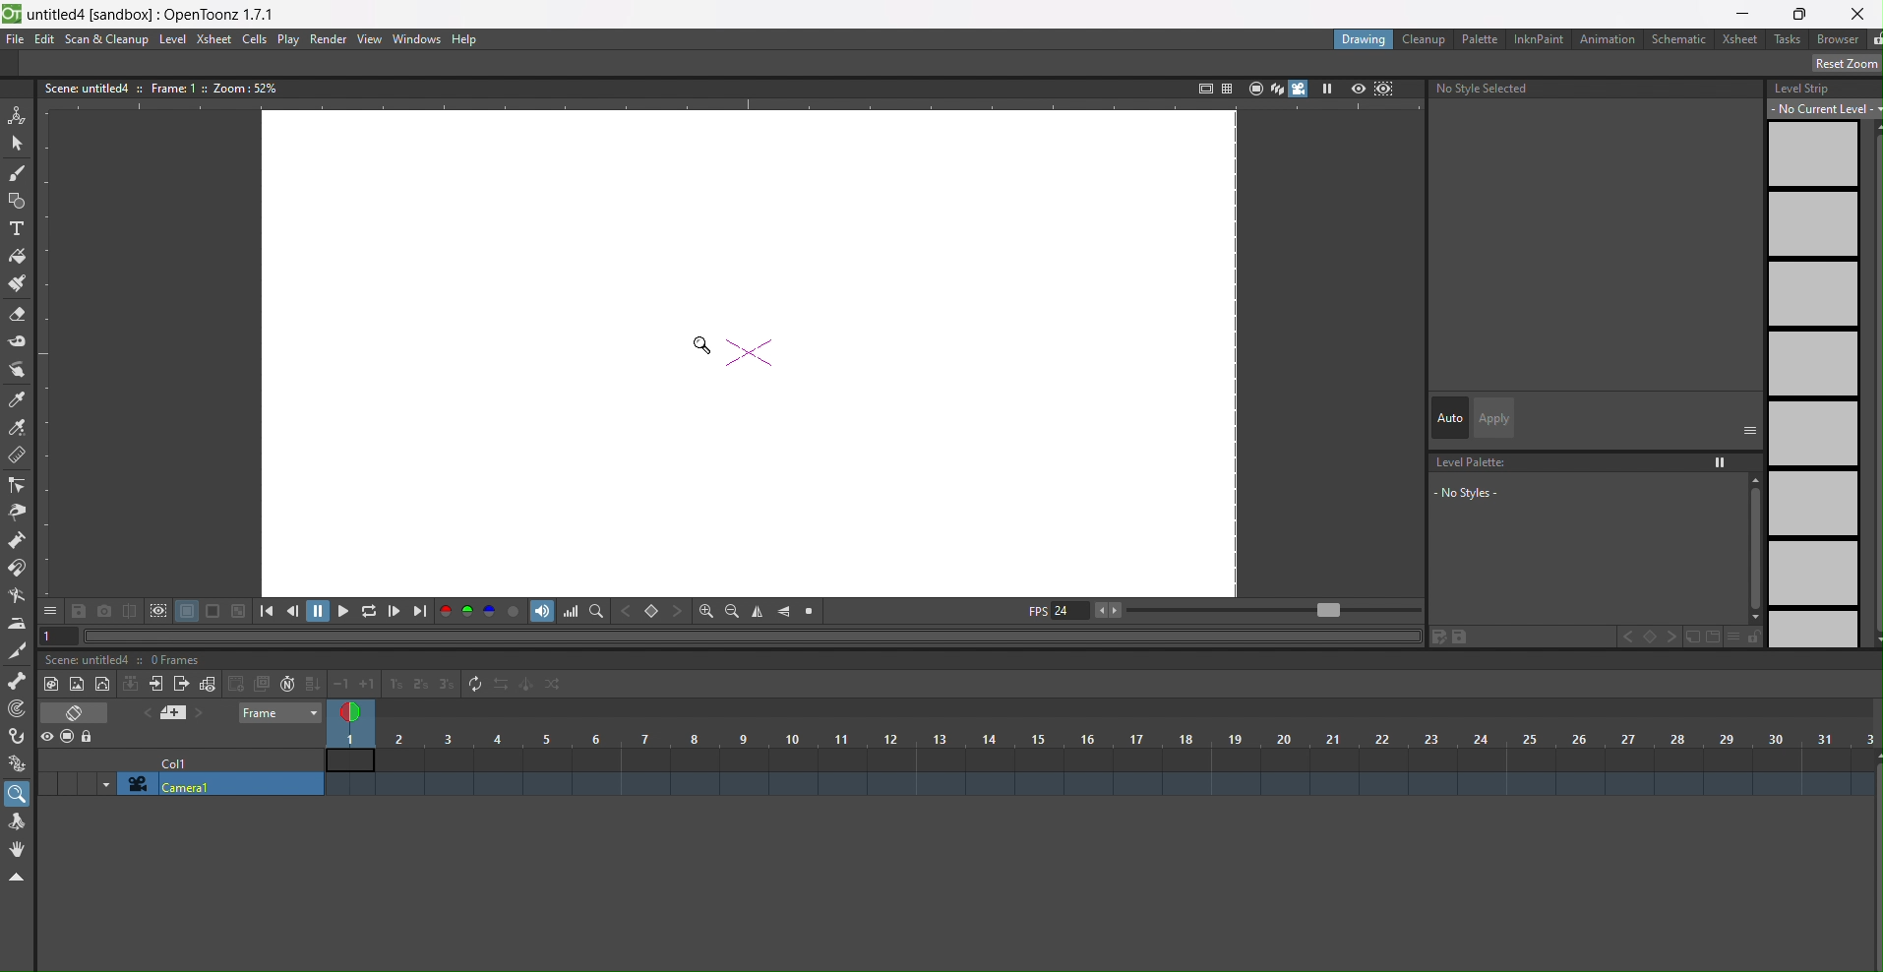  What do you see at coordinates (17, 763) in the screenshot?
I see `` at bounding box center [17, 763].